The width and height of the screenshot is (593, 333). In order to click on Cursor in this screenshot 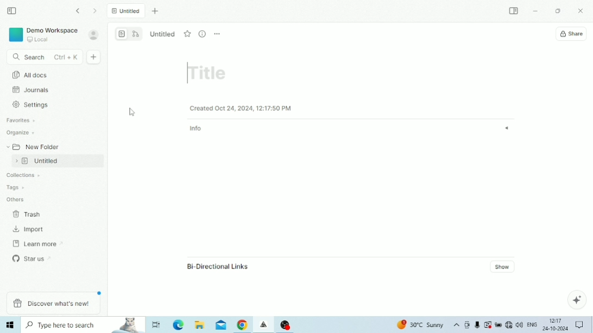, I will do `click(133, 113)`.